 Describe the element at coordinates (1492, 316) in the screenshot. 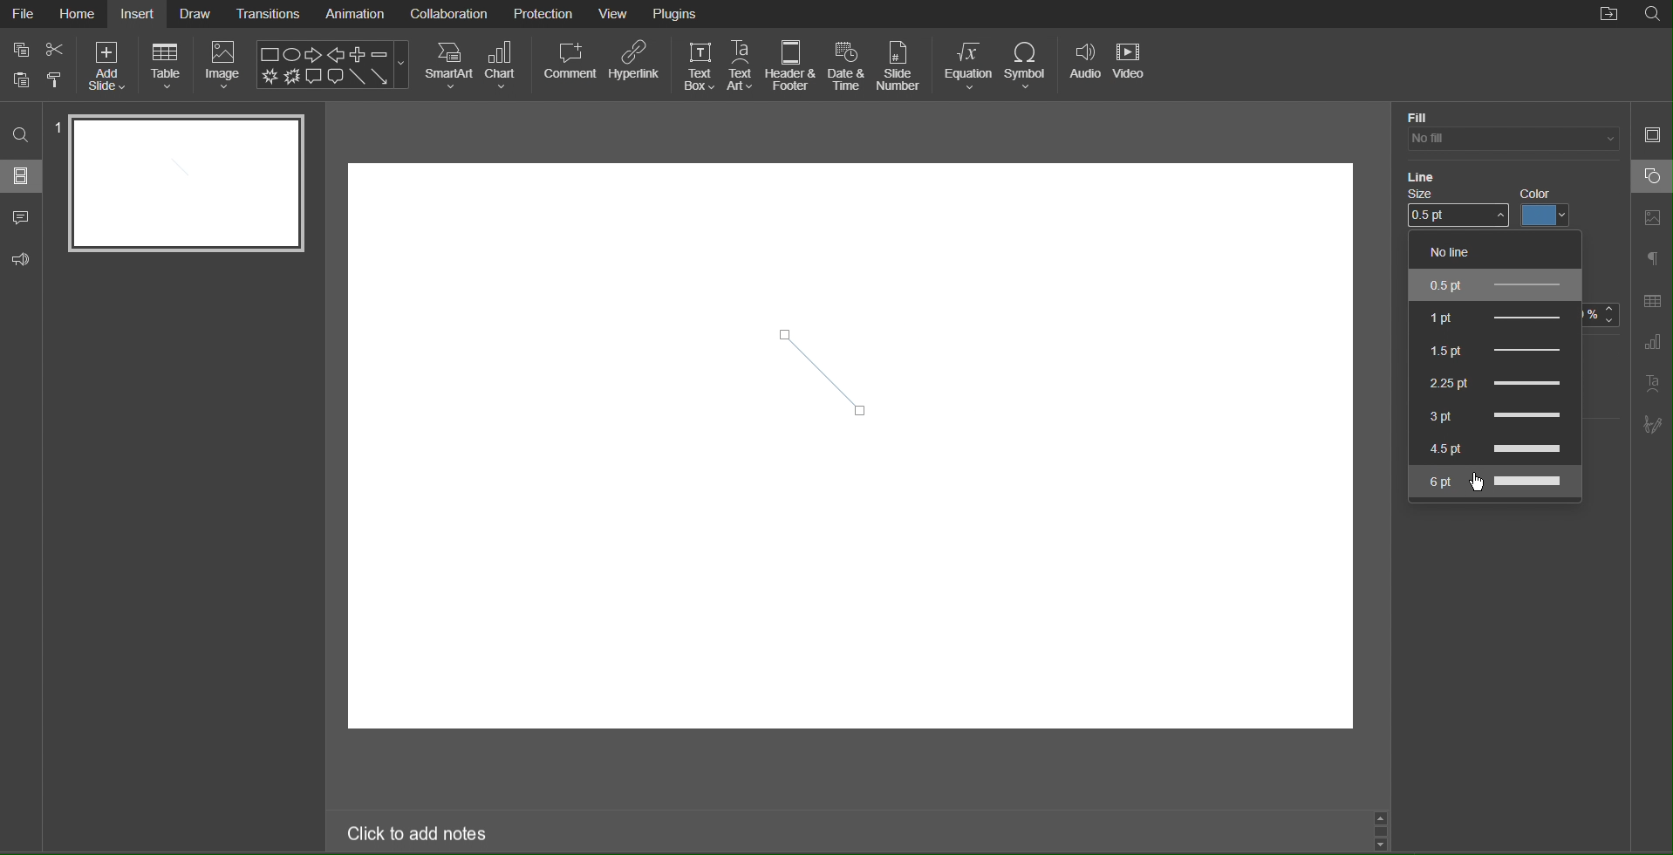

I see `1 pt` at that location.